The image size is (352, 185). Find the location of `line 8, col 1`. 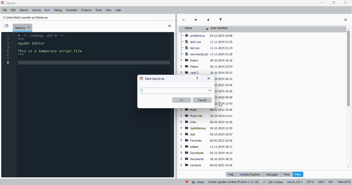

line 8, col 1 is located at coordinates (295, 182).